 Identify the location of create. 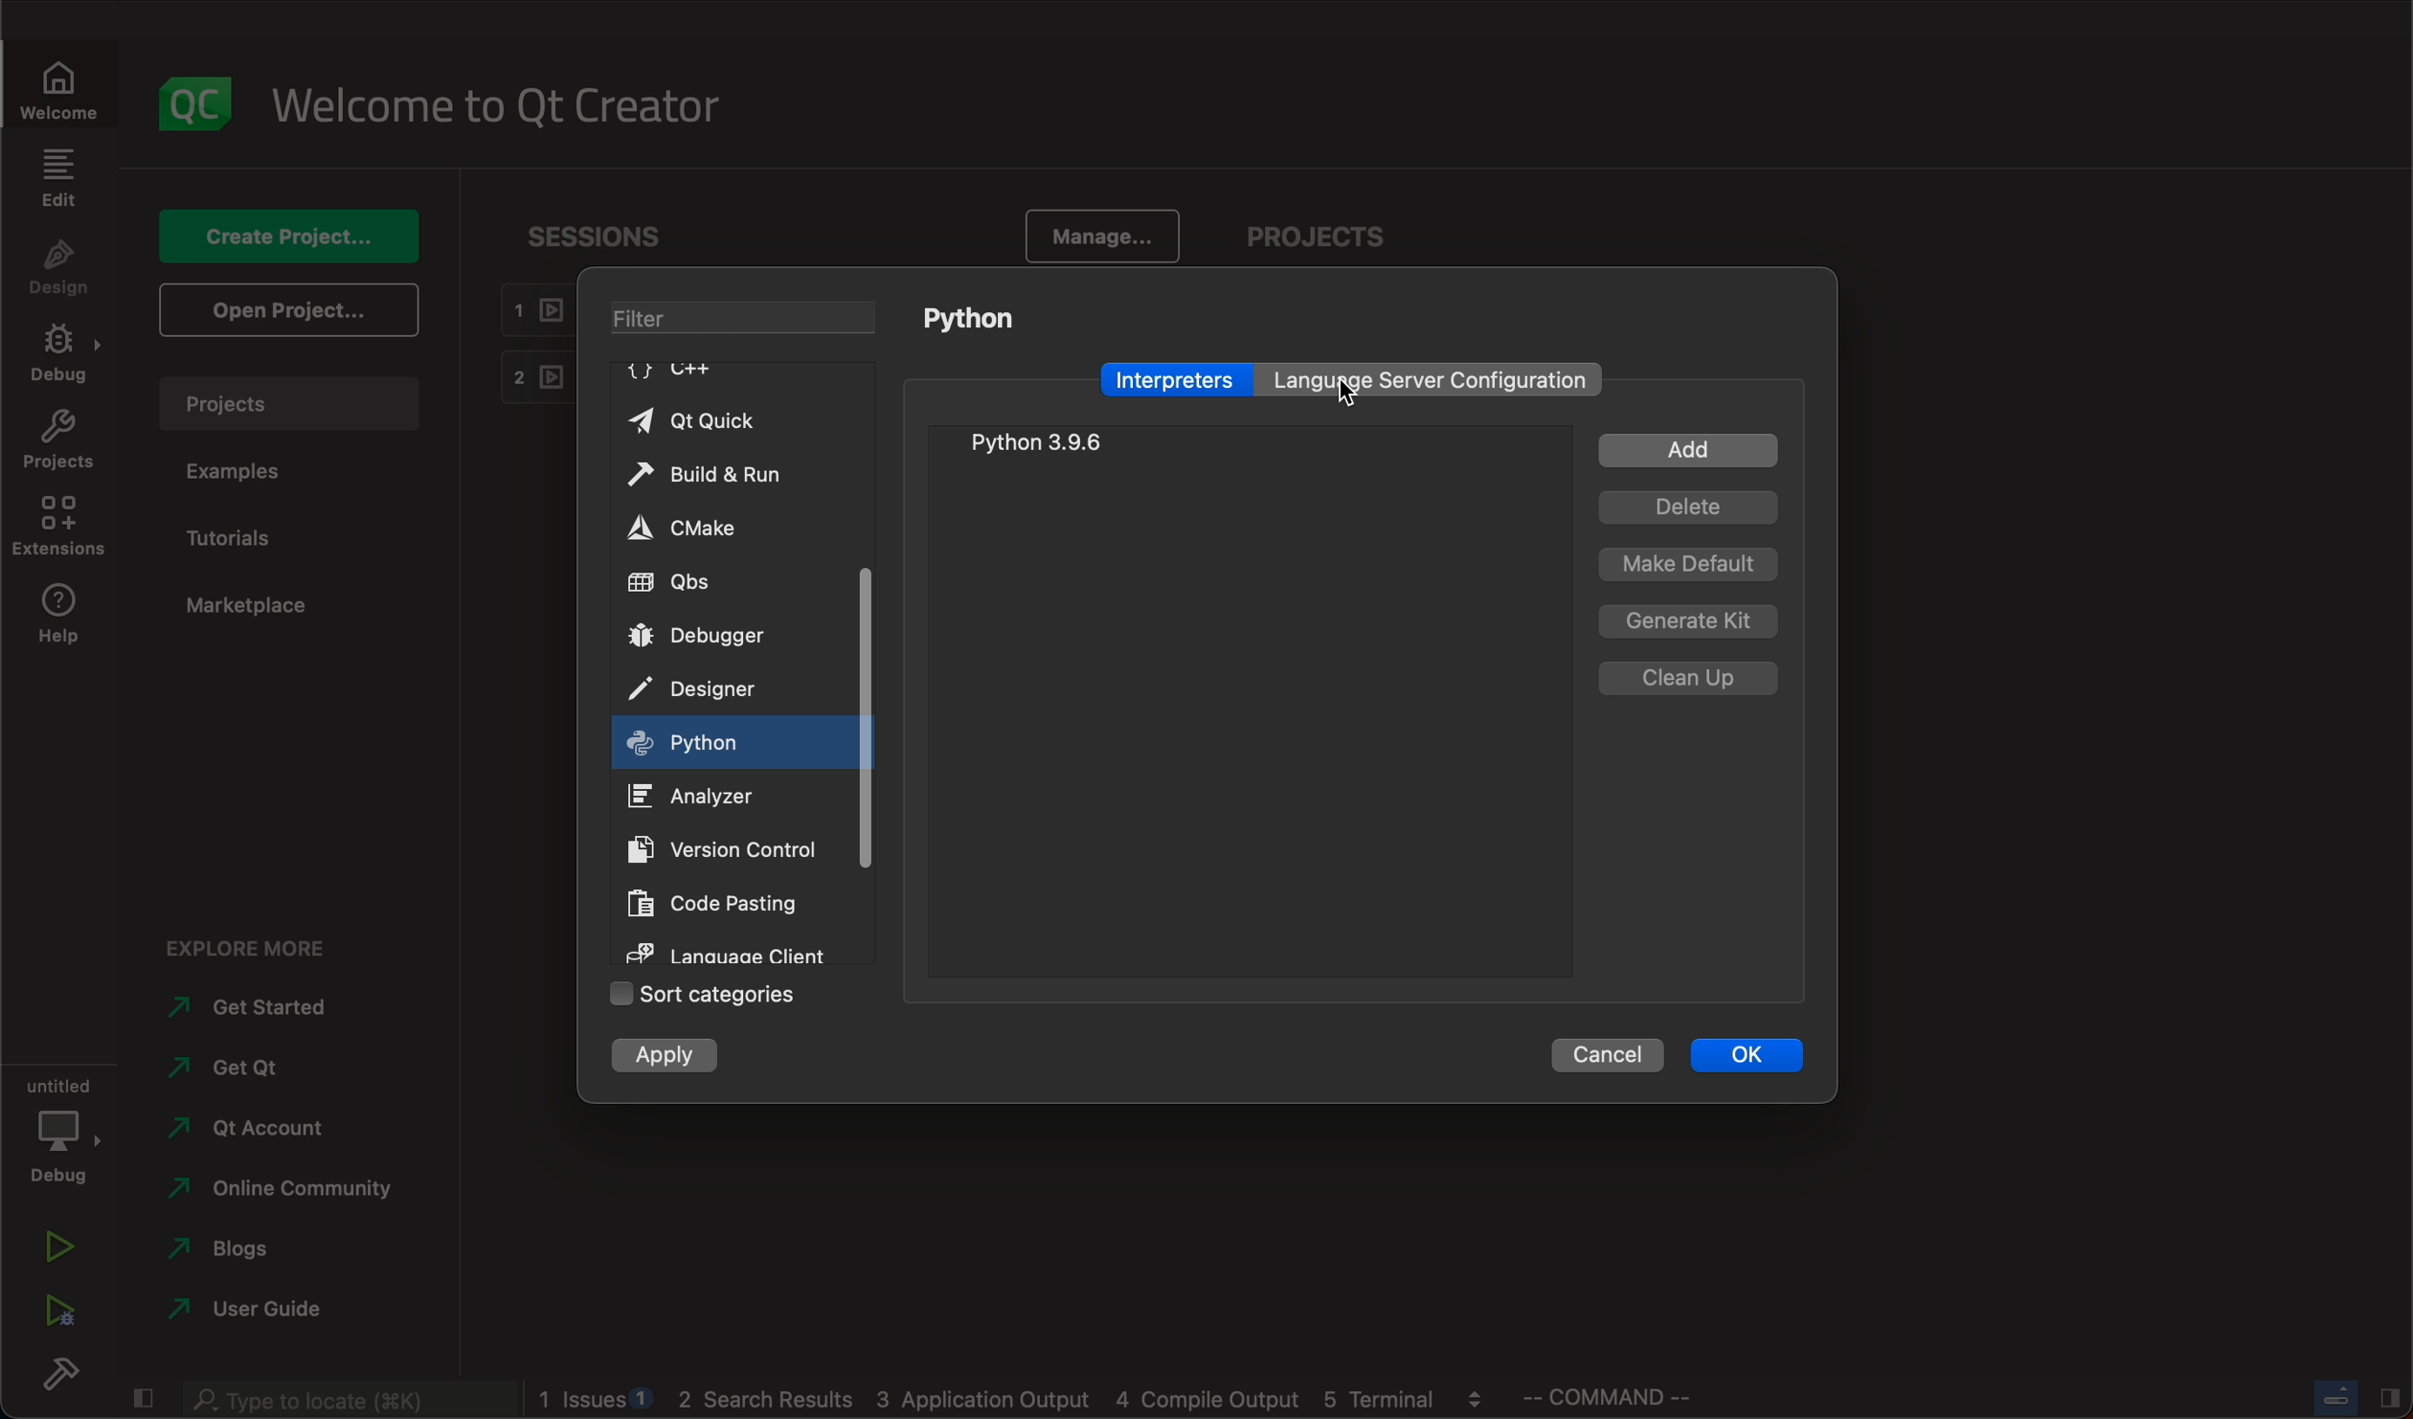
(284, 235).